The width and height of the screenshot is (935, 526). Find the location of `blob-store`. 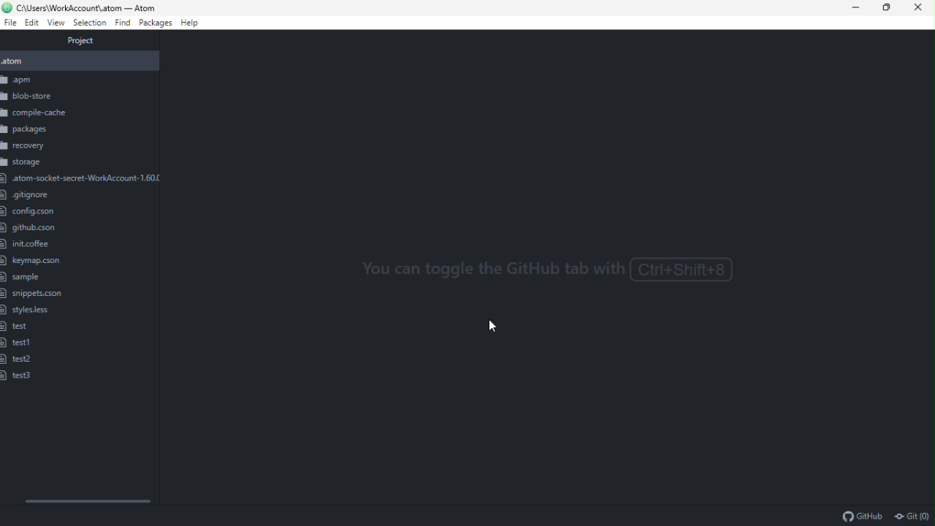

blob-store is located at coordinates (47, 95).